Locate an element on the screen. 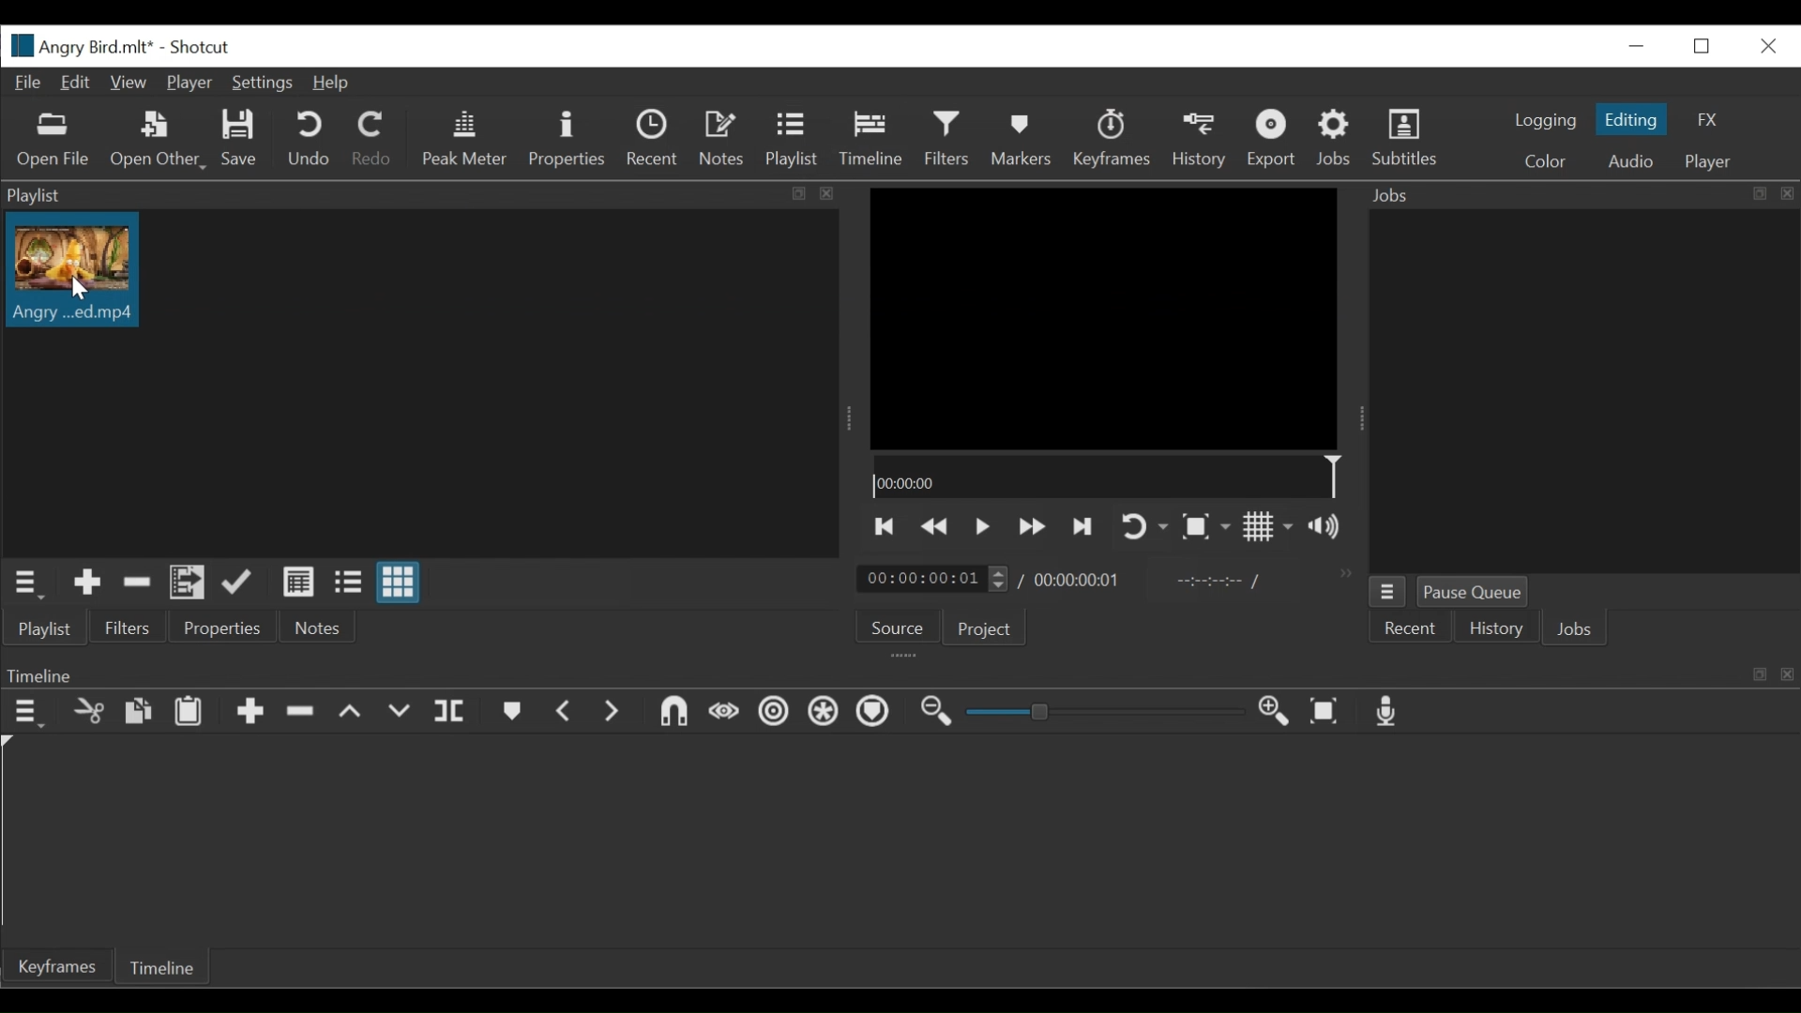  Jobs is located at coordinates (1575, 627).